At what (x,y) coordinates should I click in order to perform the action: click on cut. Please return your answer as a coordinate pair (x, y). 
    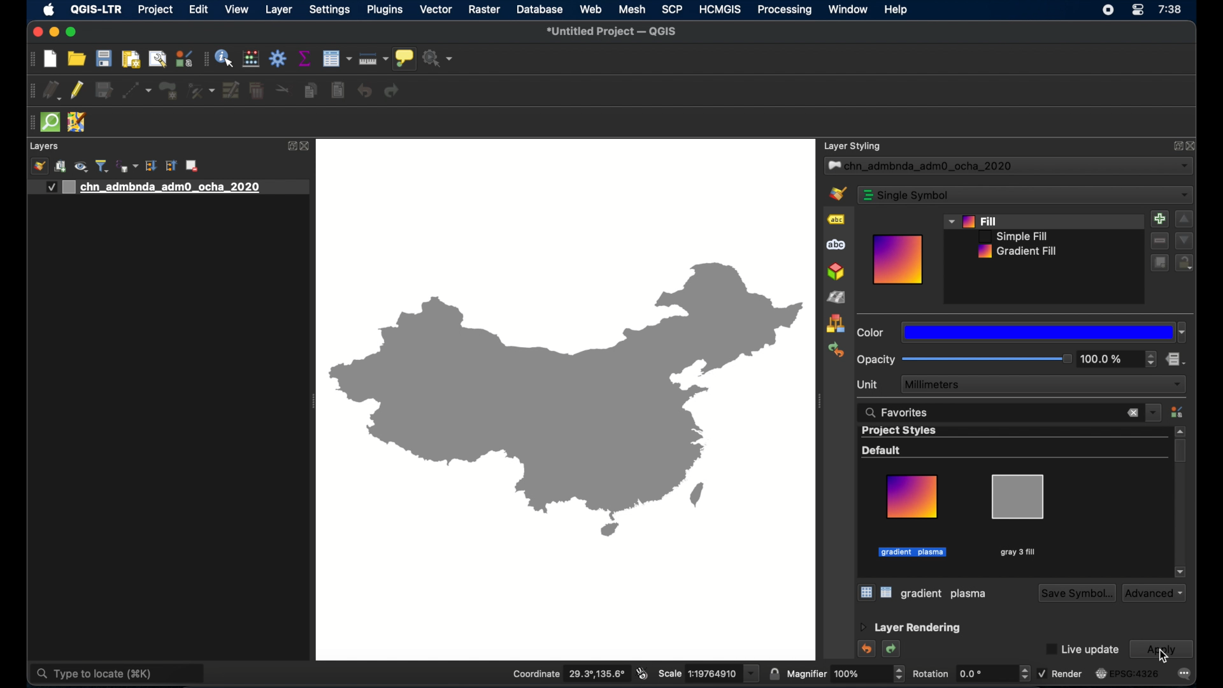
    Looking at the image, I should click on (285, 88).